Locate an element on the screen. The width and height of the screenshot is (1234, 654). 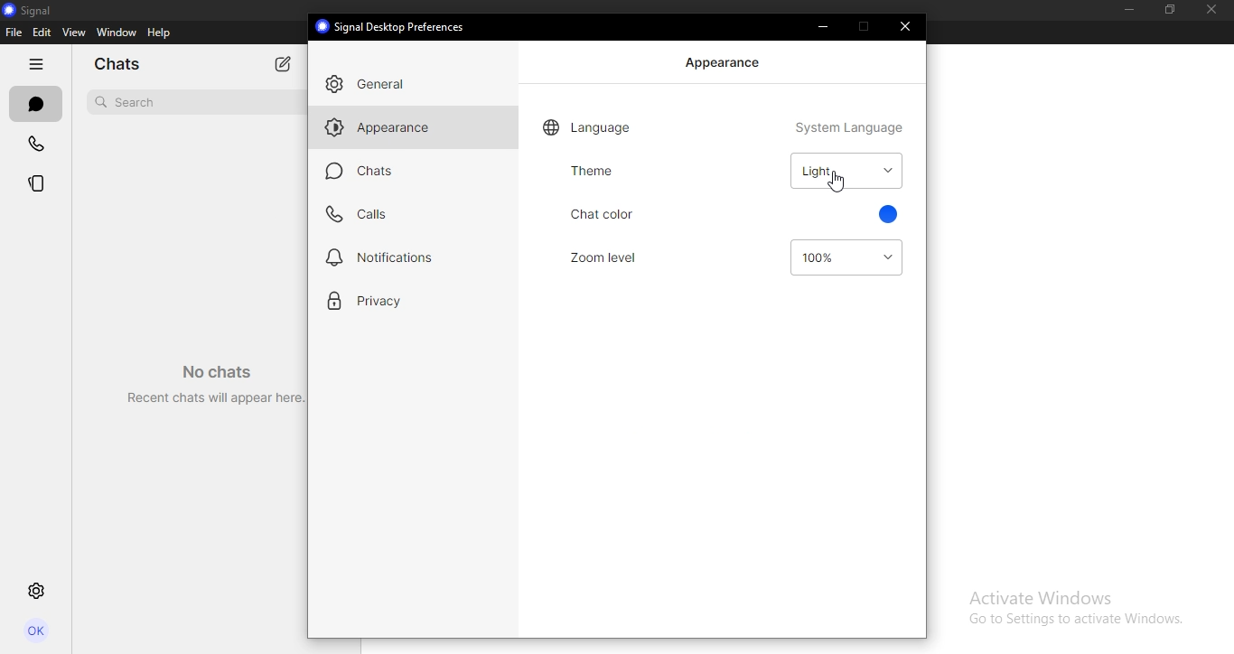
close is located at coordinates (1216, 11).